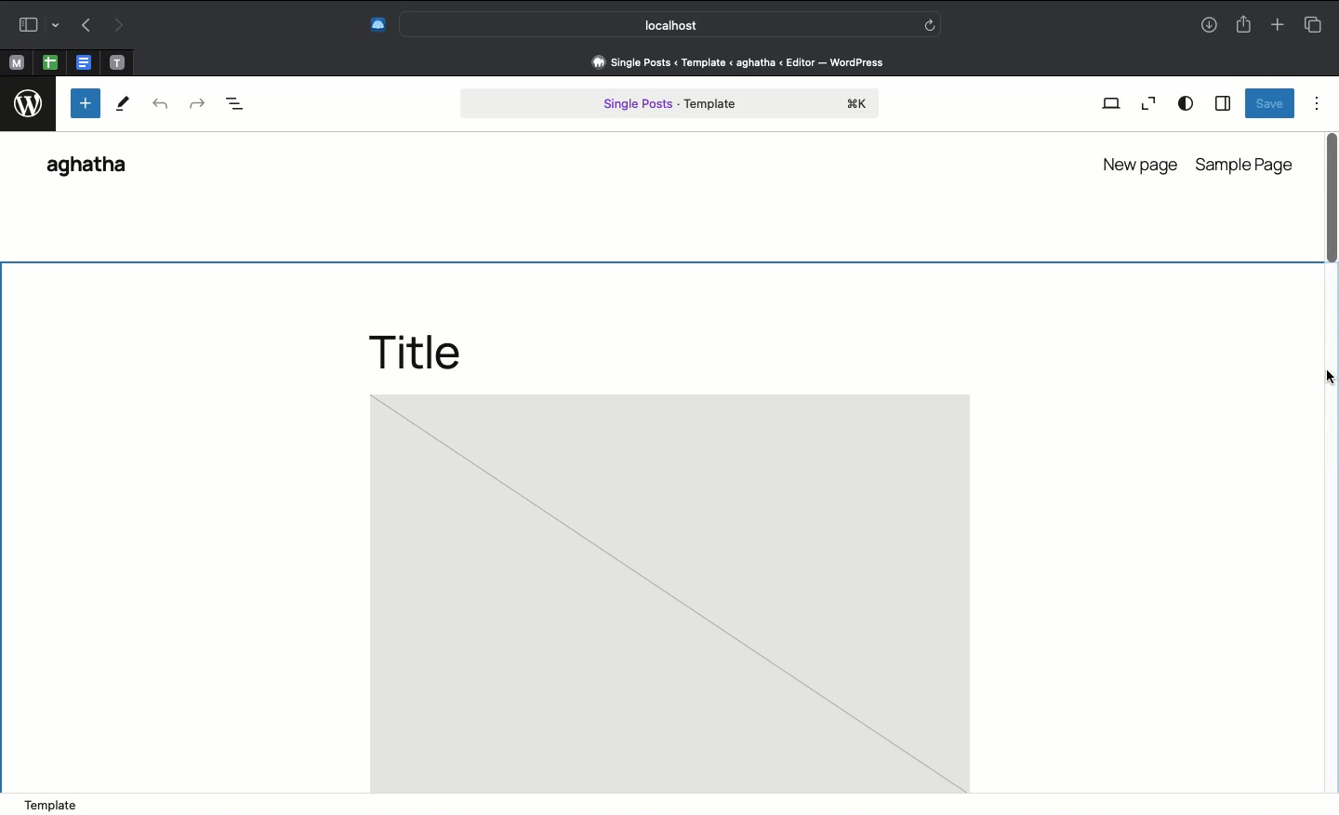 Image resolution: width=1339 pixels, height=815 pixels. What do you see at coordinates (1268, 103) in the screenshot?
I see `Save` at bounding box center [1268, 103].